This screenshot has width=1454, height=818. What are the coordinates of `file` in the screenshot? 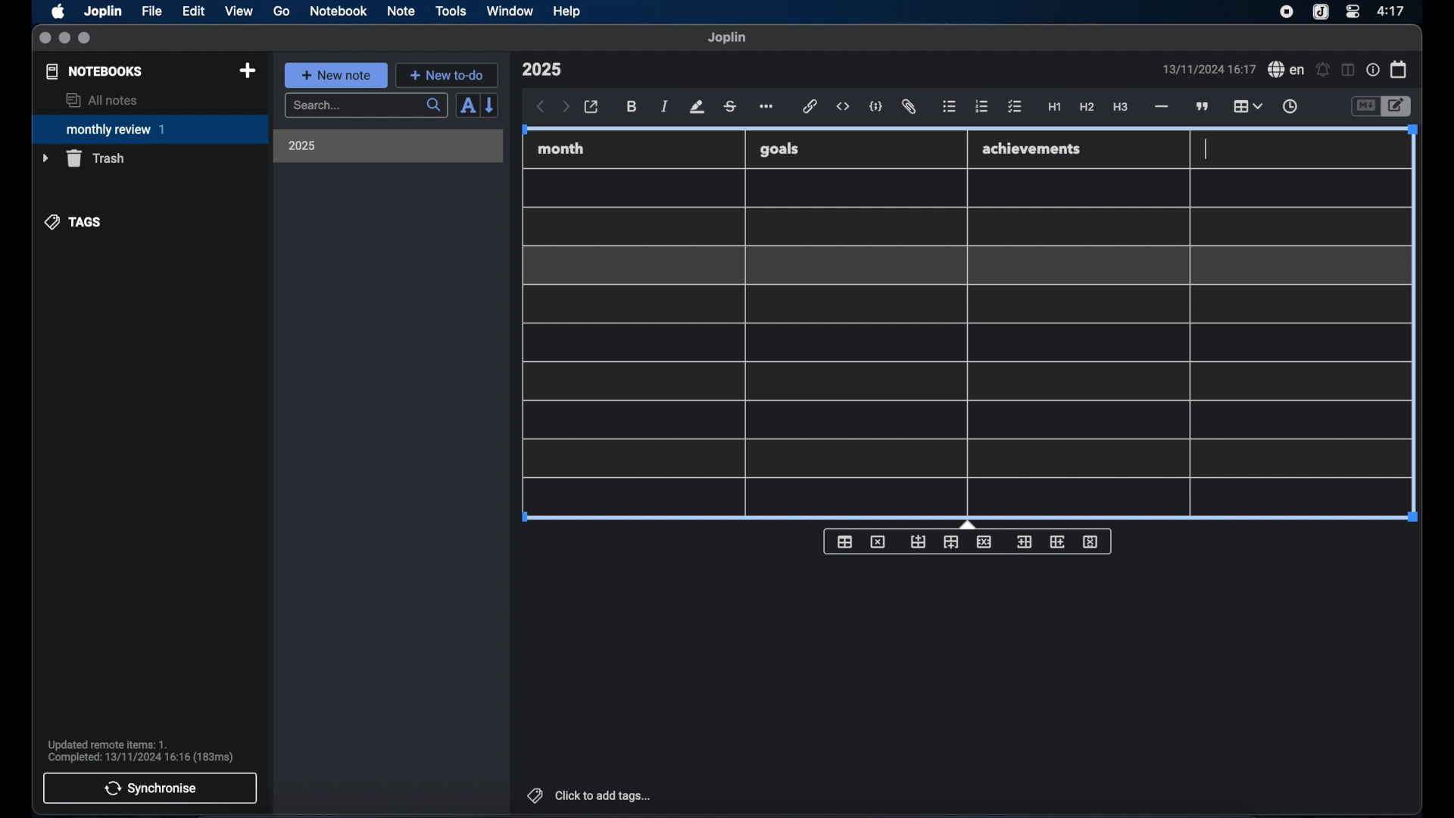 It's located at (151, 11).